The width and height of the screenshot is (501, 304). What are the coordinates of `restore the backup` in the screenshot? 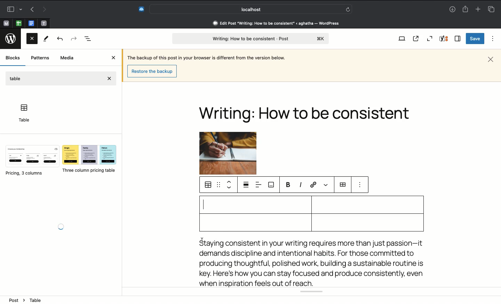 It's located at (153, 71).